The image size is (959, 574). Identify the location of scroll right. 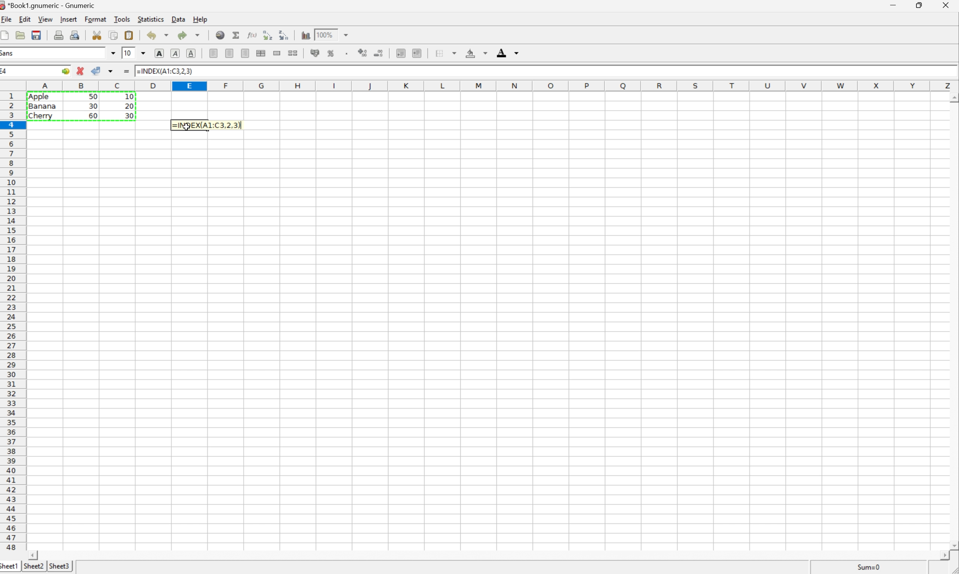
(943, 555).